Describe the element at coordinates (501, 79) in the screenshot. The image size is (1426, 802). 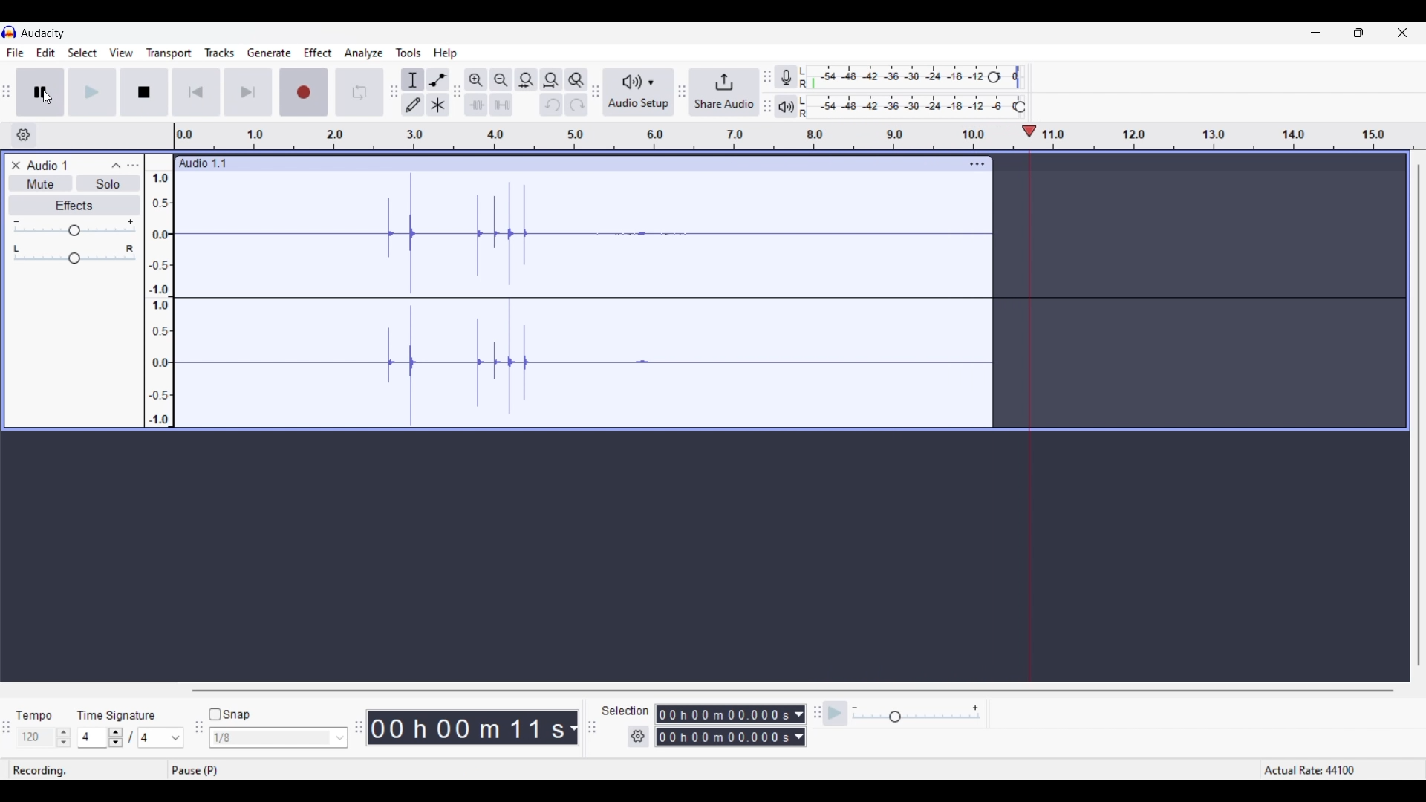
I see `Zoom out` at that location.